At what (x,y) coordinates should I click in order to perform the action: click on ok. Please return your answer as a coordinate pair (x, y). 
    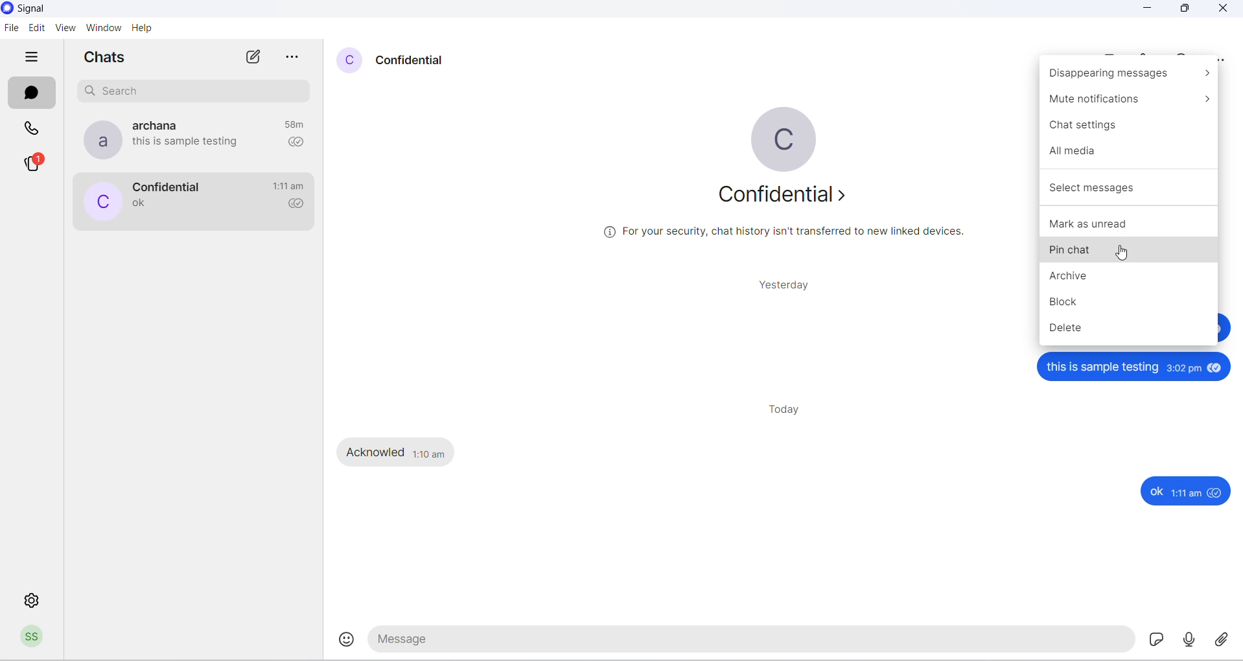
    Looking at the image, I should click on (1156, 491).